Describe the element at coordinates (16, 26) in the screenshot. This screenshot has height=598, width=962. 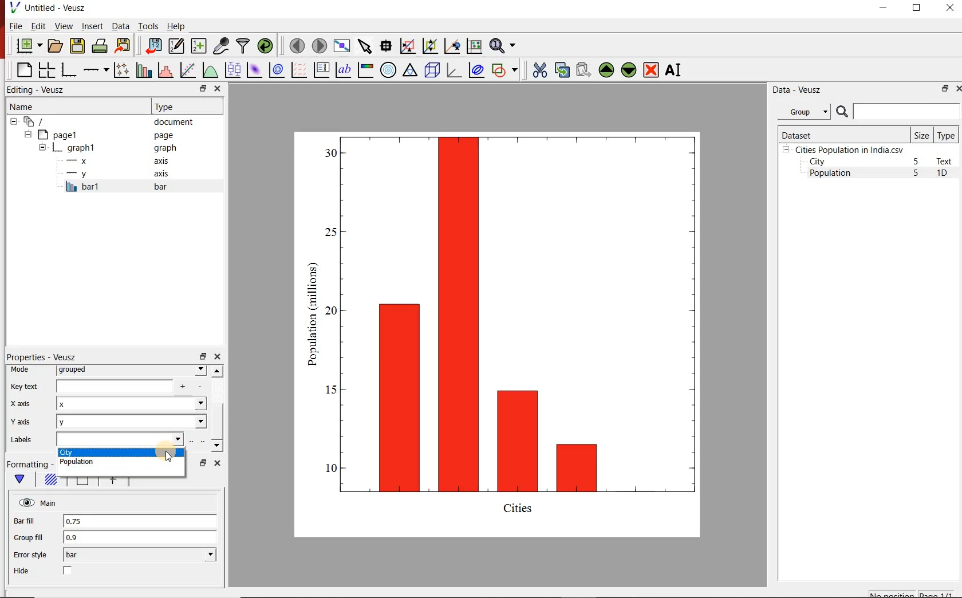
I see `File` at that location.